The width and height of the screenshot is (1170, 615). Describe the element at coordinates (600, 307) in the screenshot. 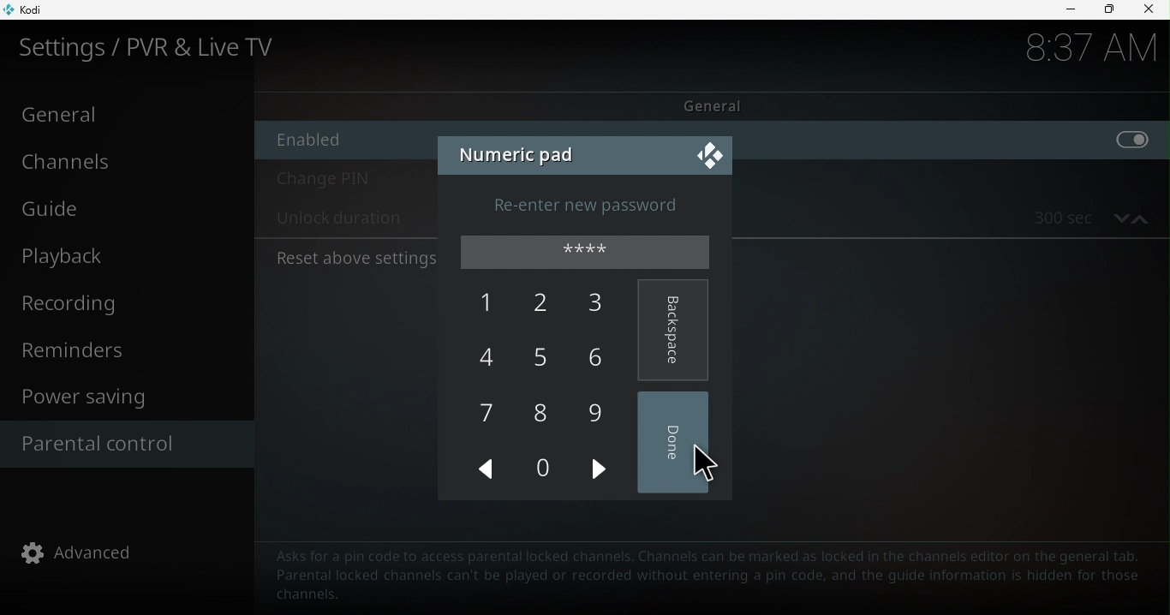

I see `3` at that location.